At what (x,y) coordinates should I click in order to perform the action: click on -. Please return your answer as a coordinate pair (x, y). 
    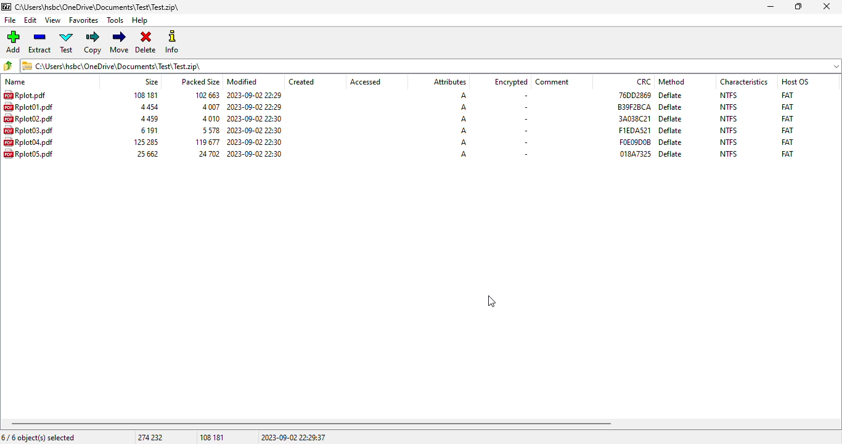
    Looking at the image, I should click on (525, 107).